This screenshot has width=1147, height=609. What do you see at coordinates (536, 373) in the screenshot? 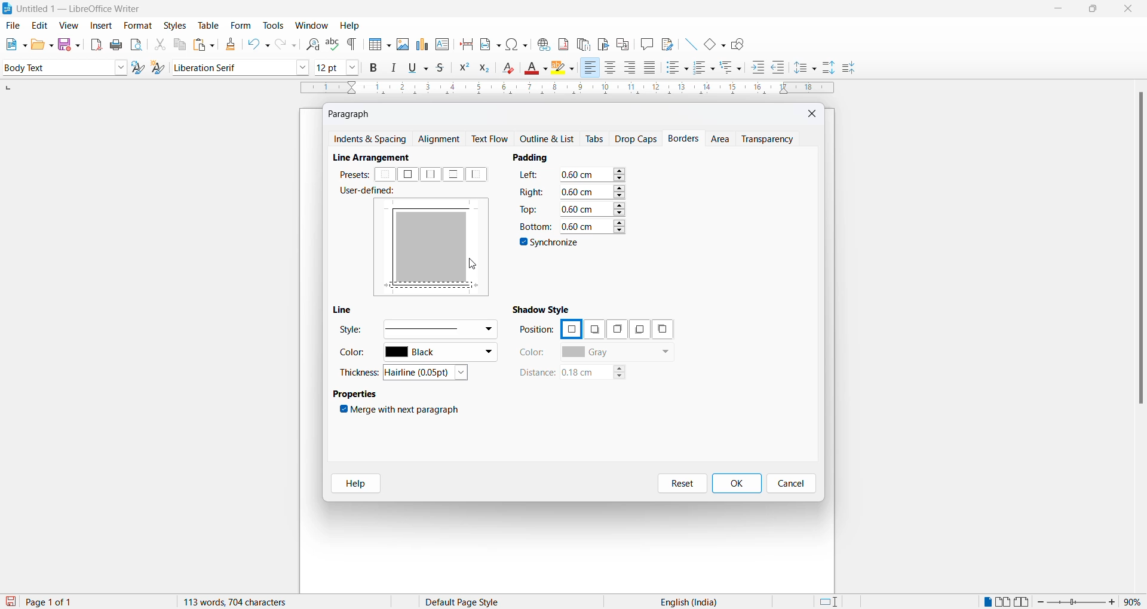
I see `distance` at bounding box center [536, 373].